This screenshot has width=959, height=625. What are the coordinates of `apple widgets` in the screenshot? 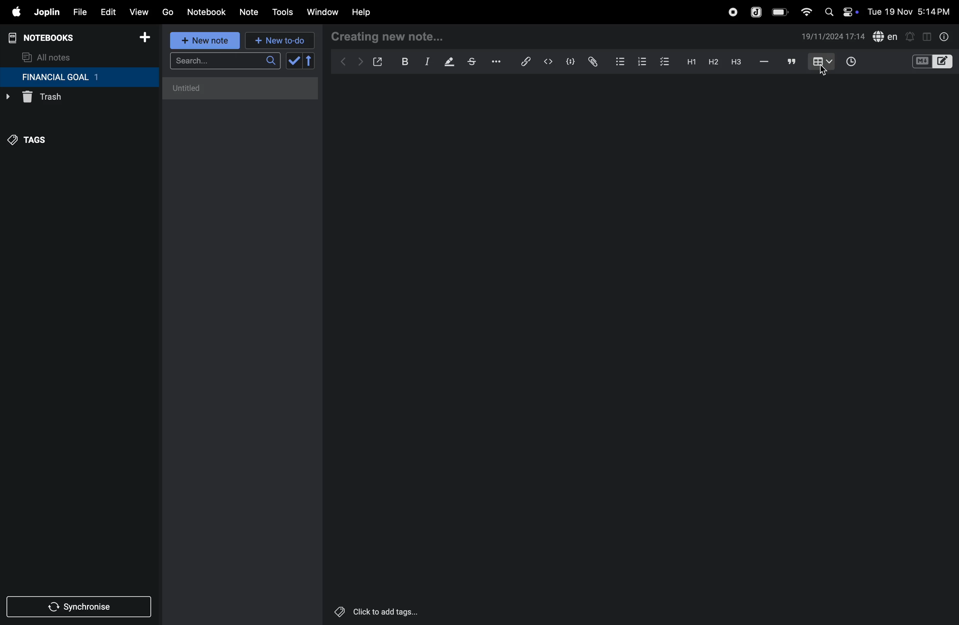 It's located at (839, 11).